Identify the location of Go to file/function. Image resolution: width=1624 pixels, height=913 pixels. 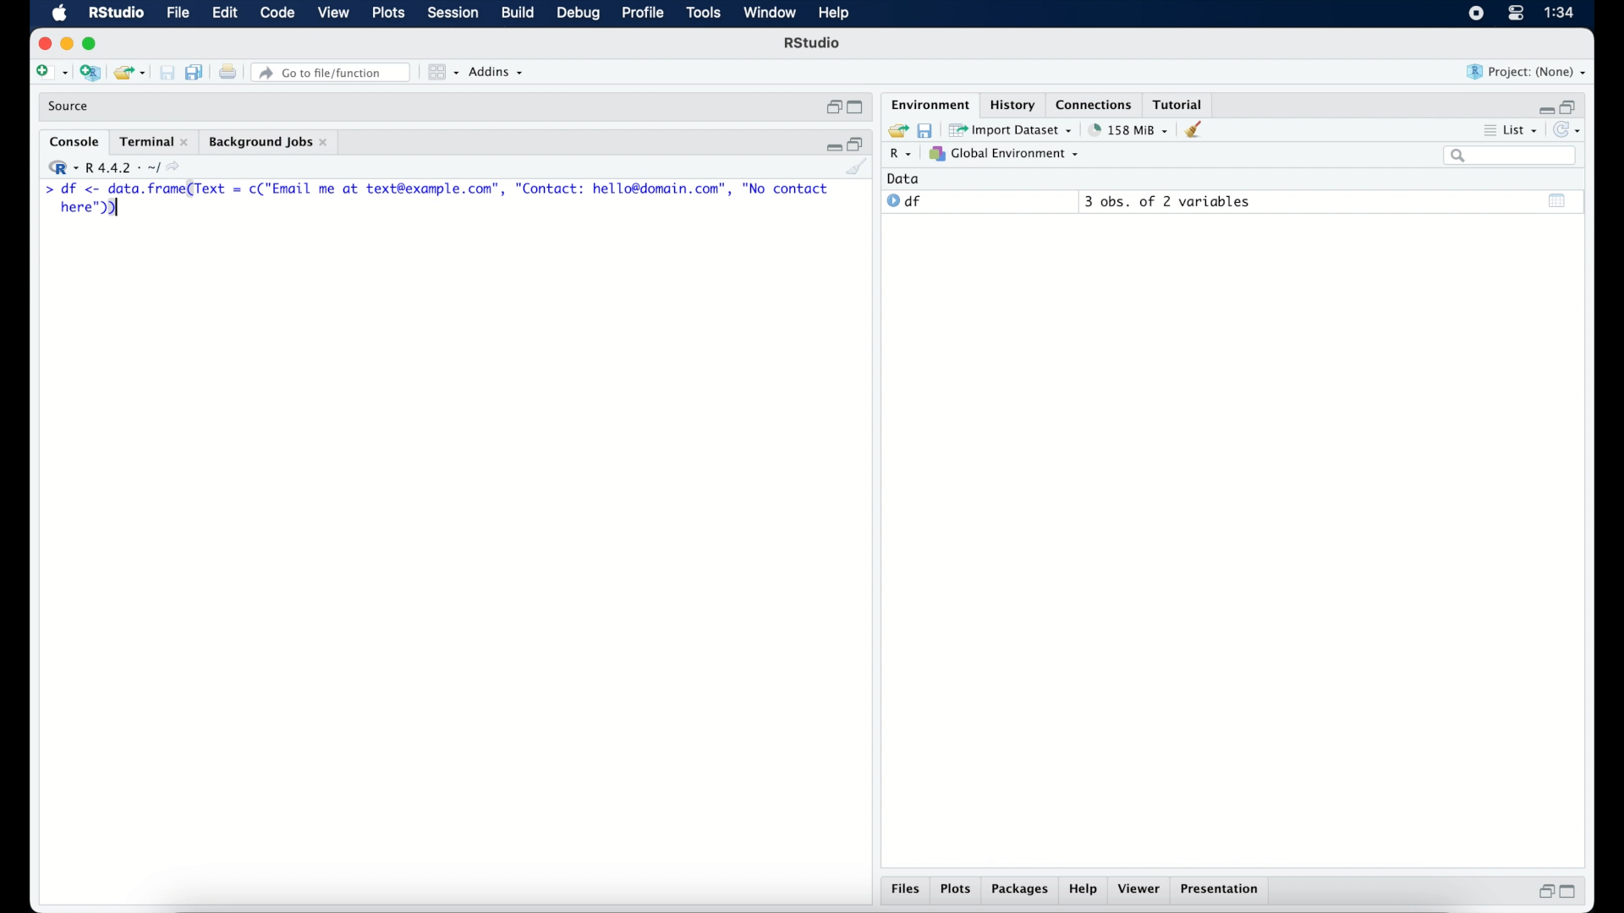
(331, 72).